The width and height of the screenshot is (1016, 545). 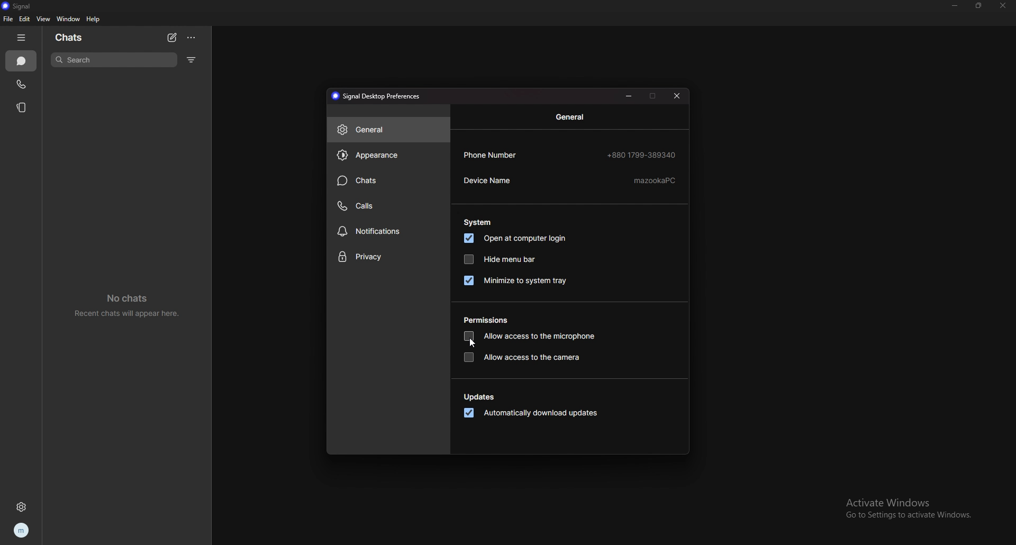 What do you see at coordinates (1003, 6) in the screenshot?
I see `close` at bounding box center [1003, 6].